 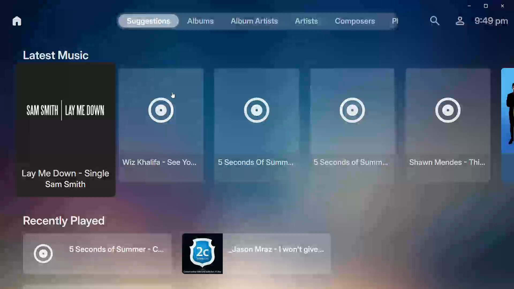 What do you see at coordinates (95, 253) in the screenshot?
I see `5 Seconds of Summer` at bounding box center [95, 253].